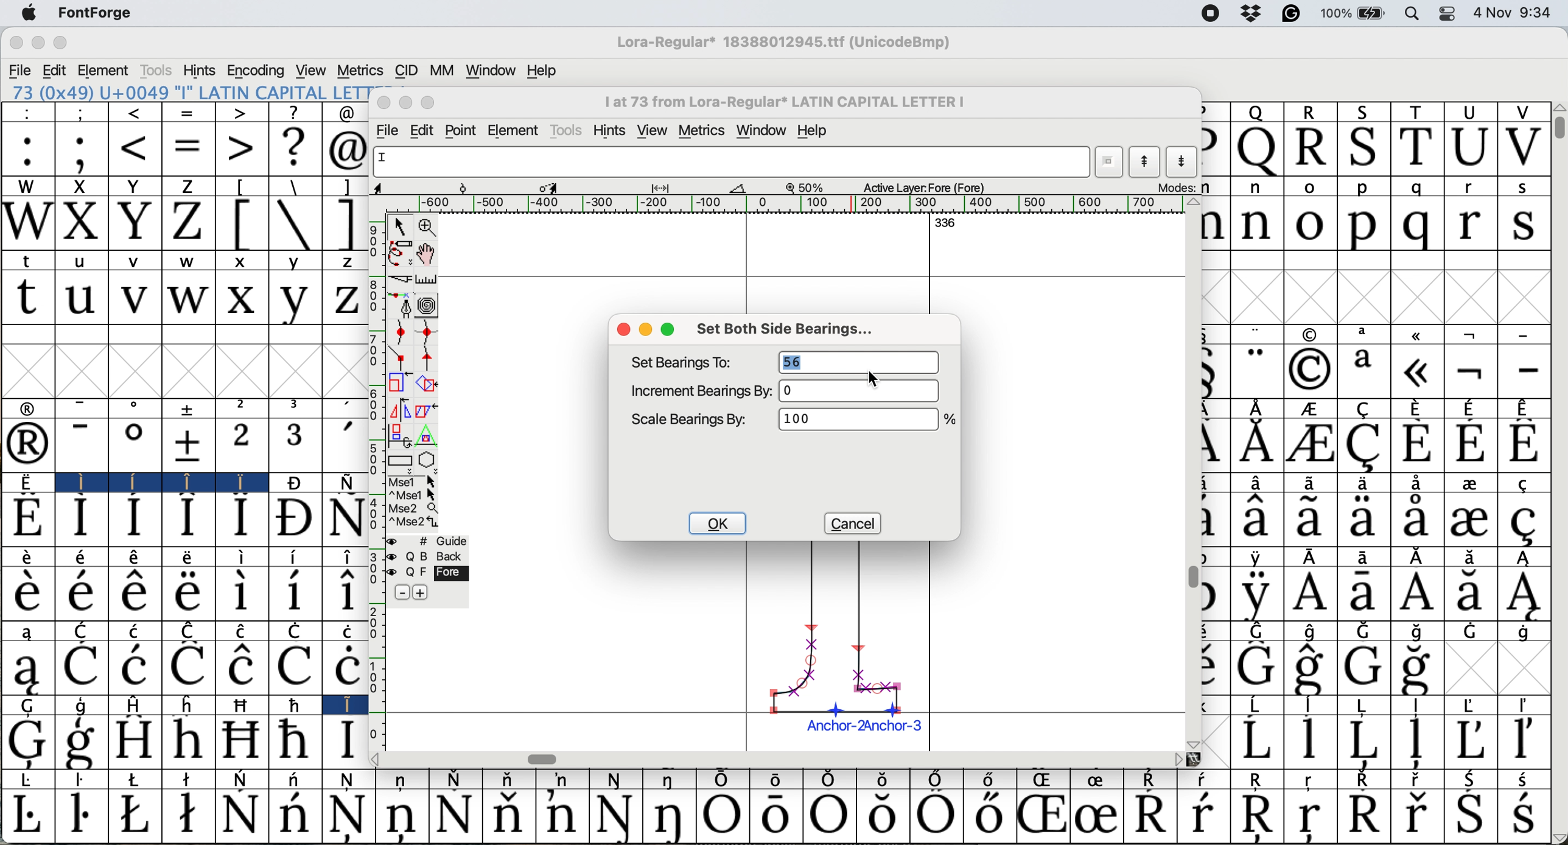 This screenshot has height=845, width=1568. What do you see at coordinates (514, 129) in the screenshot?
I see `element` at bounding box center [514, 129].